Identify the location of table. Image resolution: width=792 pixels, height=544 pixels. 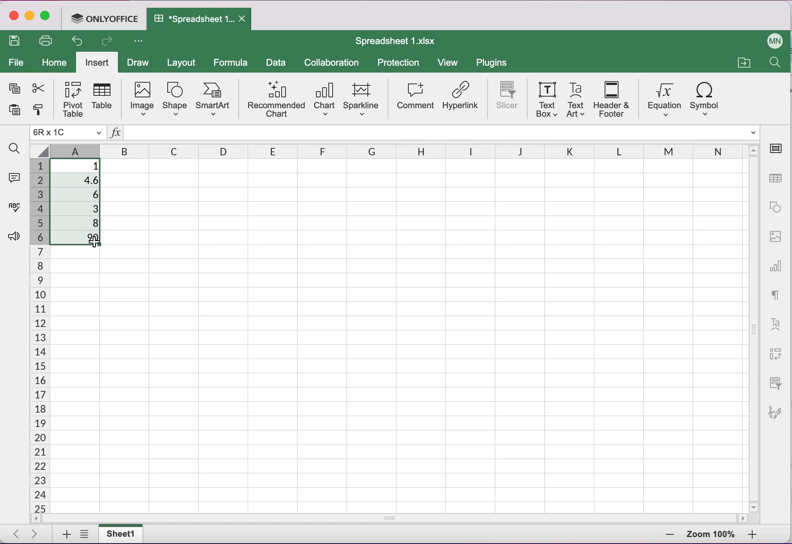
(775, 178).